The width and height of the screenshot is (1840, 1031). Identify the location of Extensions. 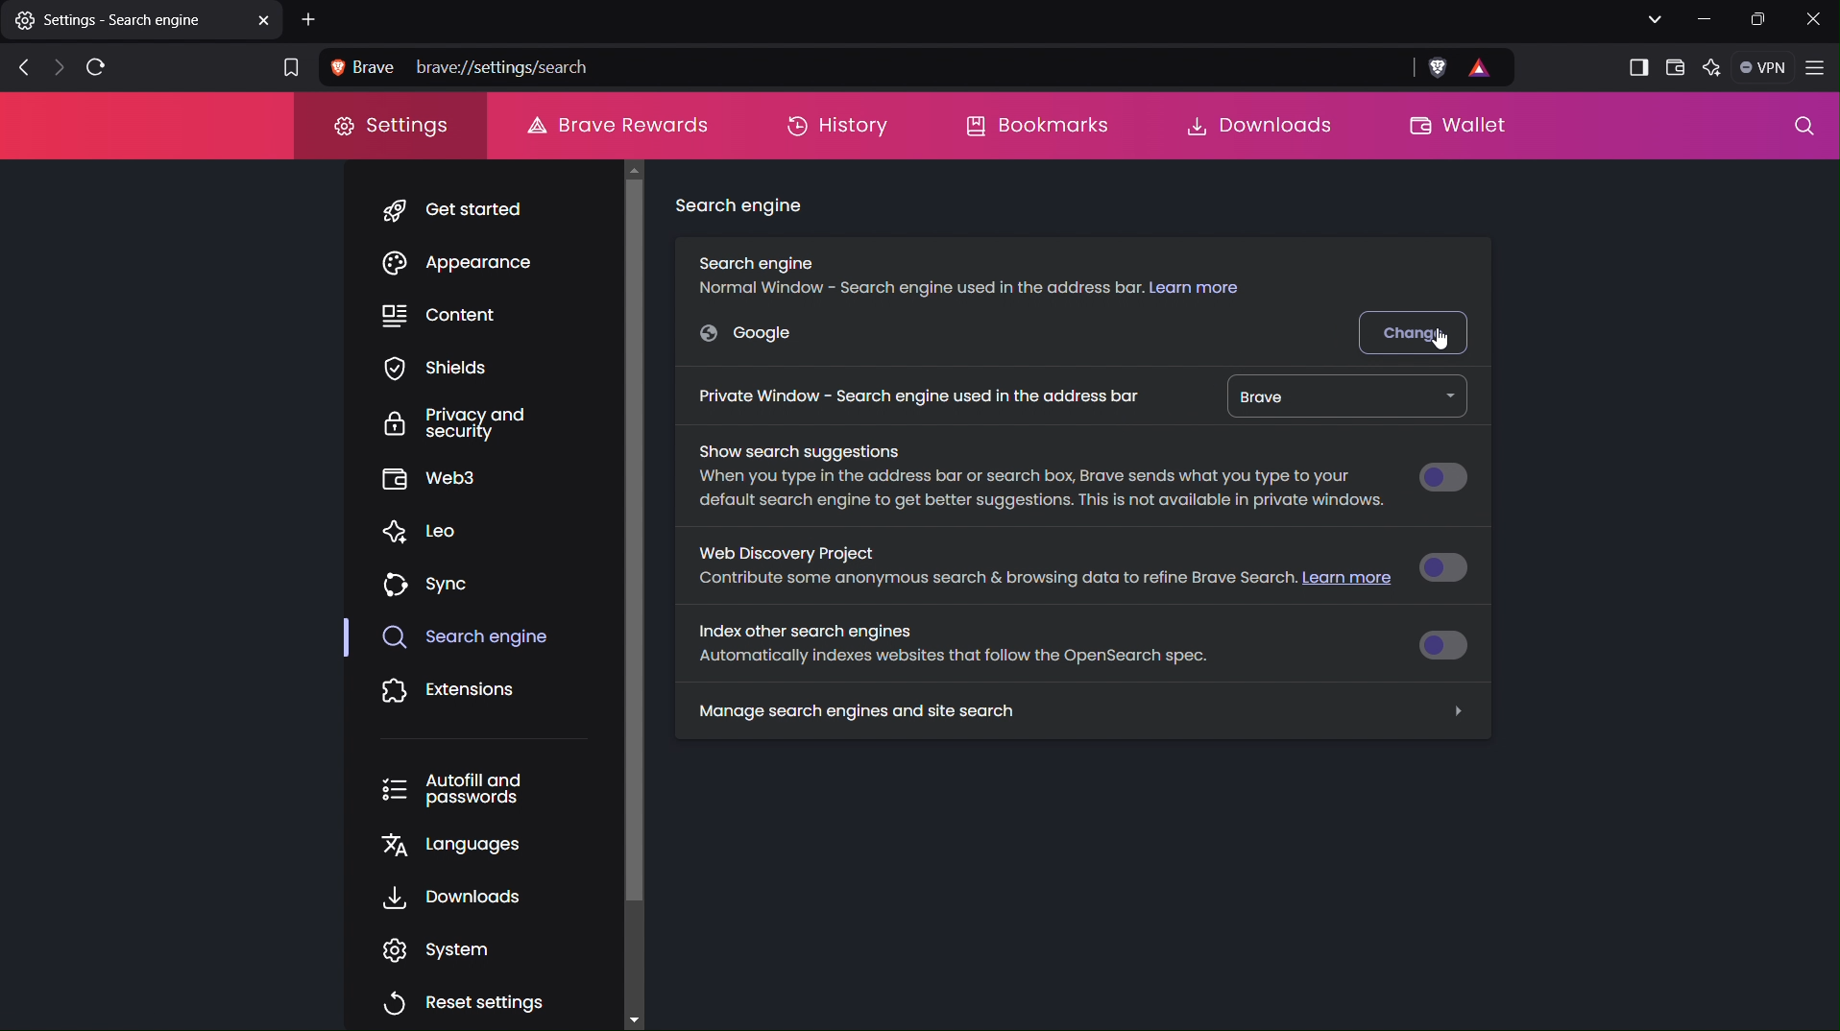
(449, 692).